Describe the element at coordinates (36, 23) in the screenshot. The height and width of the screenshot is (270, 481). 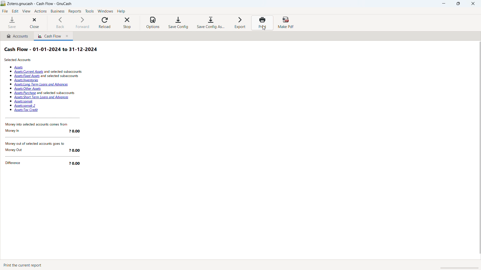
I see `close` at that location.